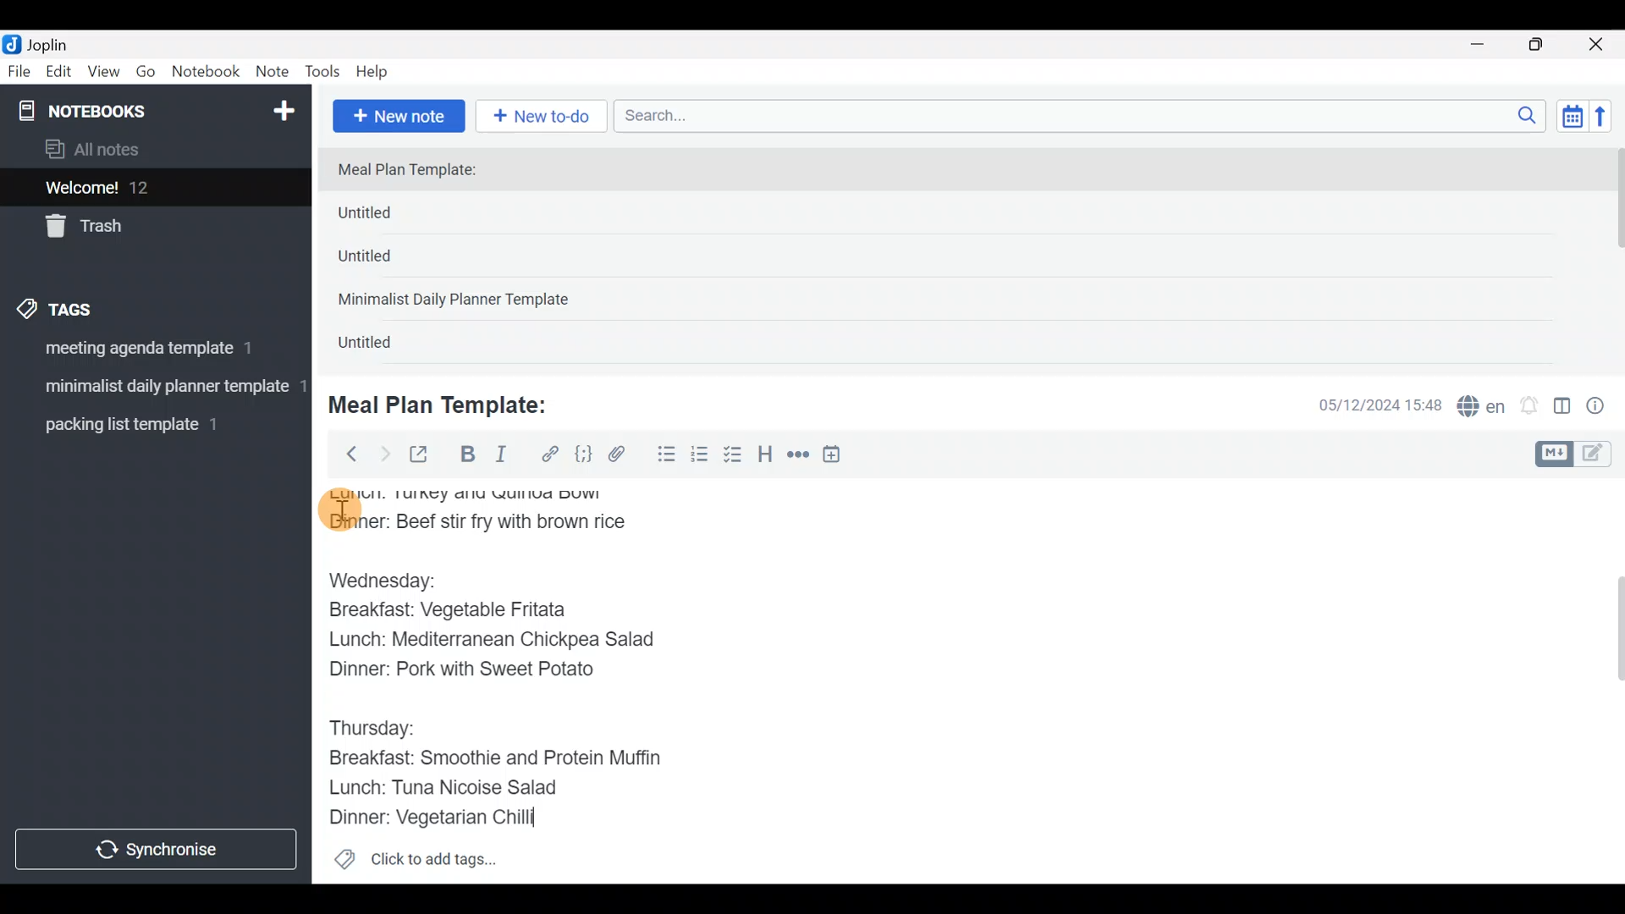 Image resolution: width=1625 pixels, height=914 pixels. I want to click on Scroll bar, so click(1607, 680).